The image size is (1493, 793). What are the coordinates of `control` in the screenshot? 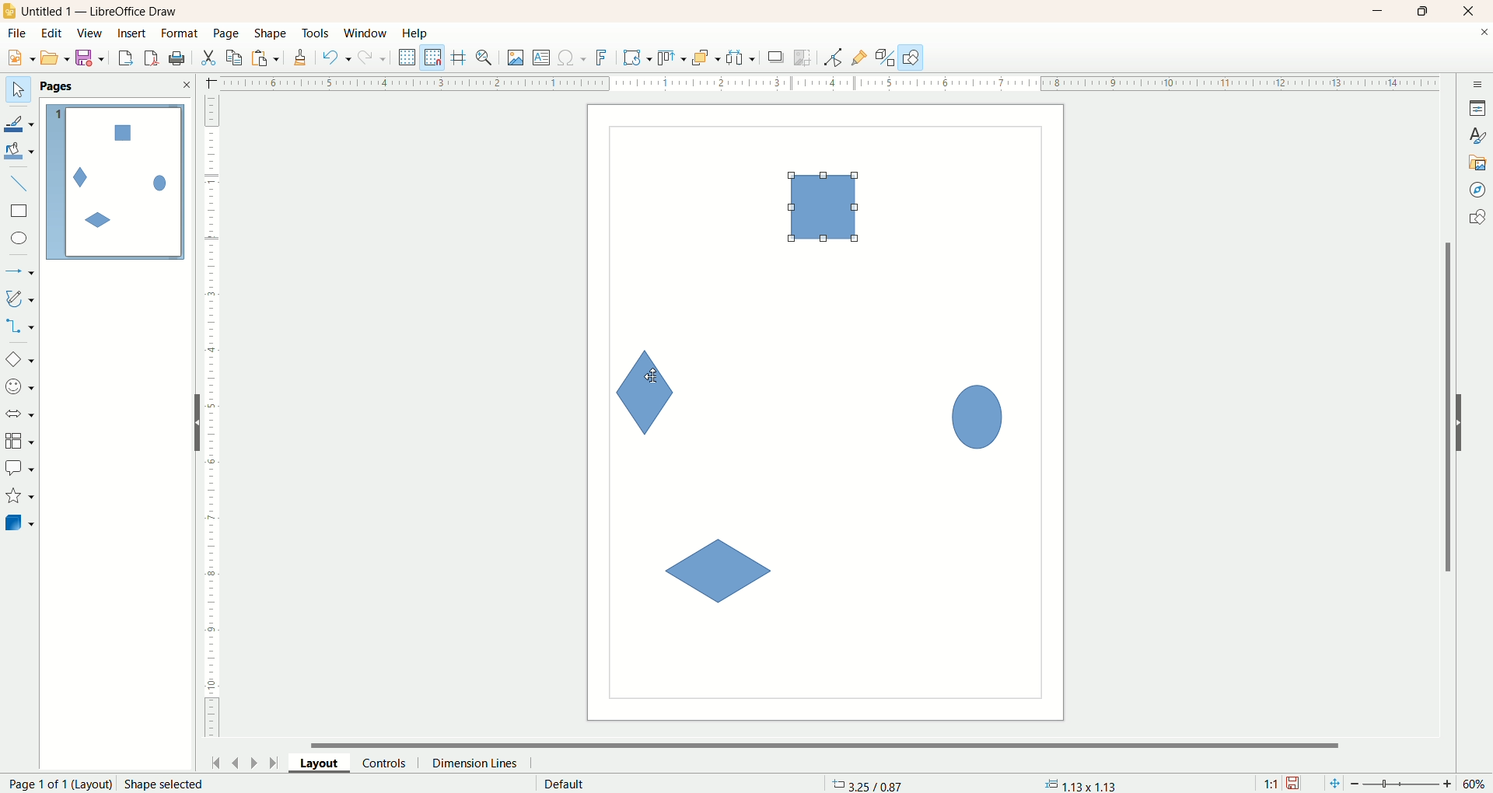 It's located at (391, 763).